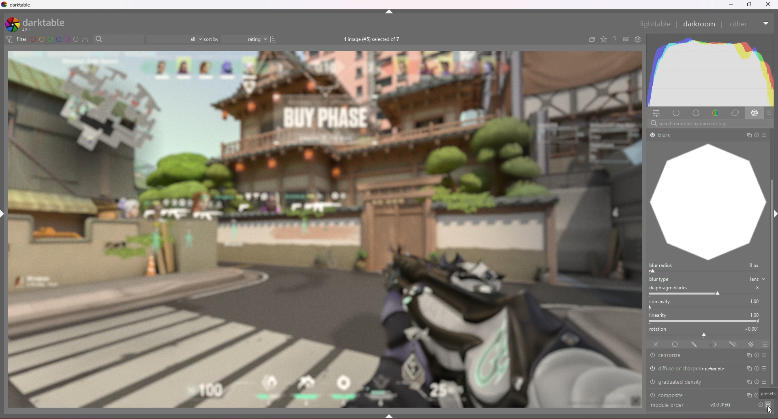 The width and height of the screenshot is (778, 419). I want to click on images selected, so click(373, 39).